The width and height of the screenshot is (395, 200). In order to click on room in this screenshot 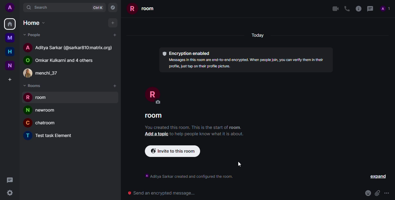, I will do `click(142, 8)`.